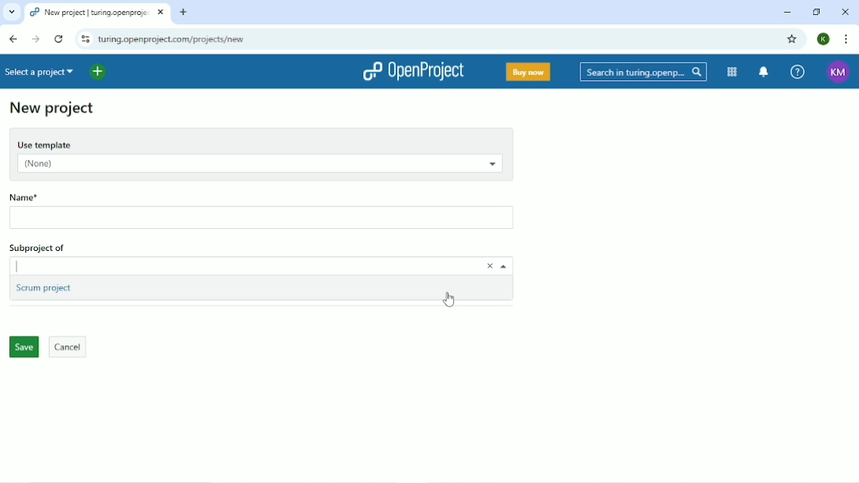 The height and width of the screenshot is (483, 859). What do you see at coordinates (839, 72) in the screenshot?
I see `KM` at bounding box center [839, 72].